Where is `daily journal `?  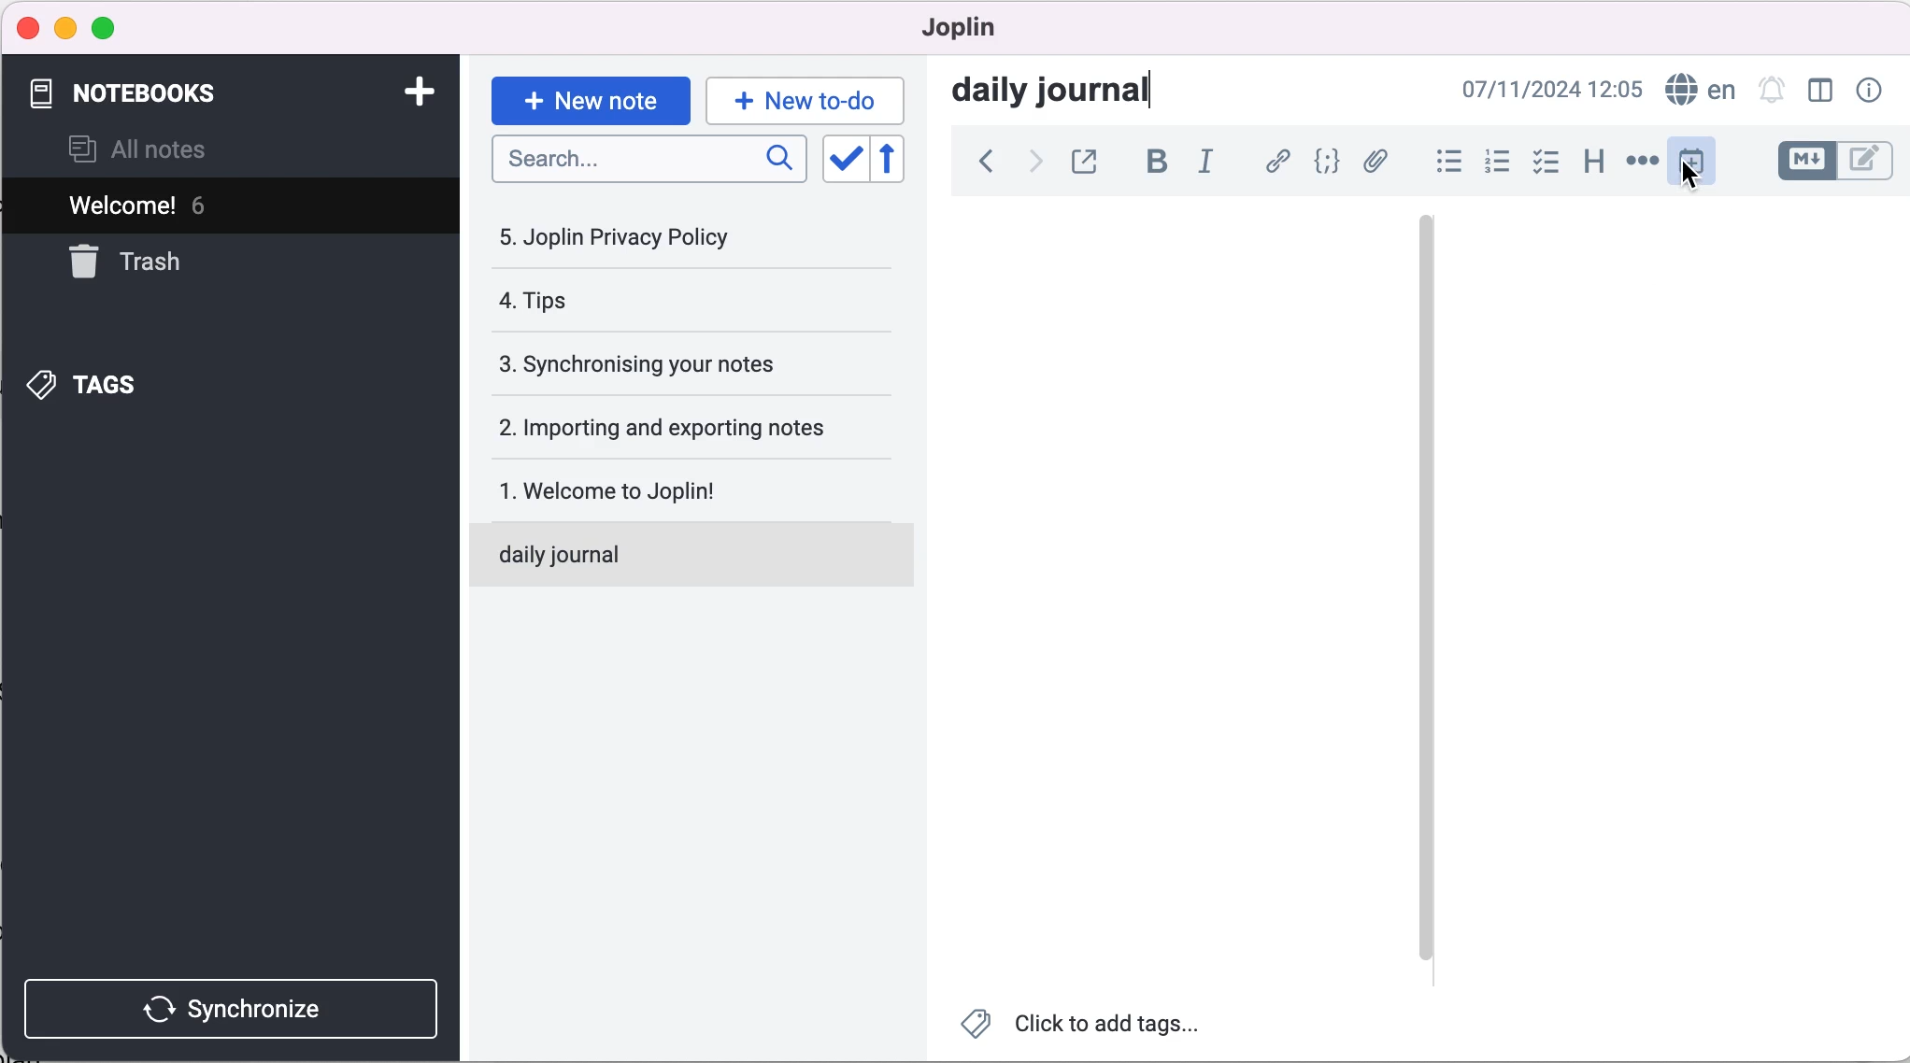 daily journal  is located at coordinates (662, 551).